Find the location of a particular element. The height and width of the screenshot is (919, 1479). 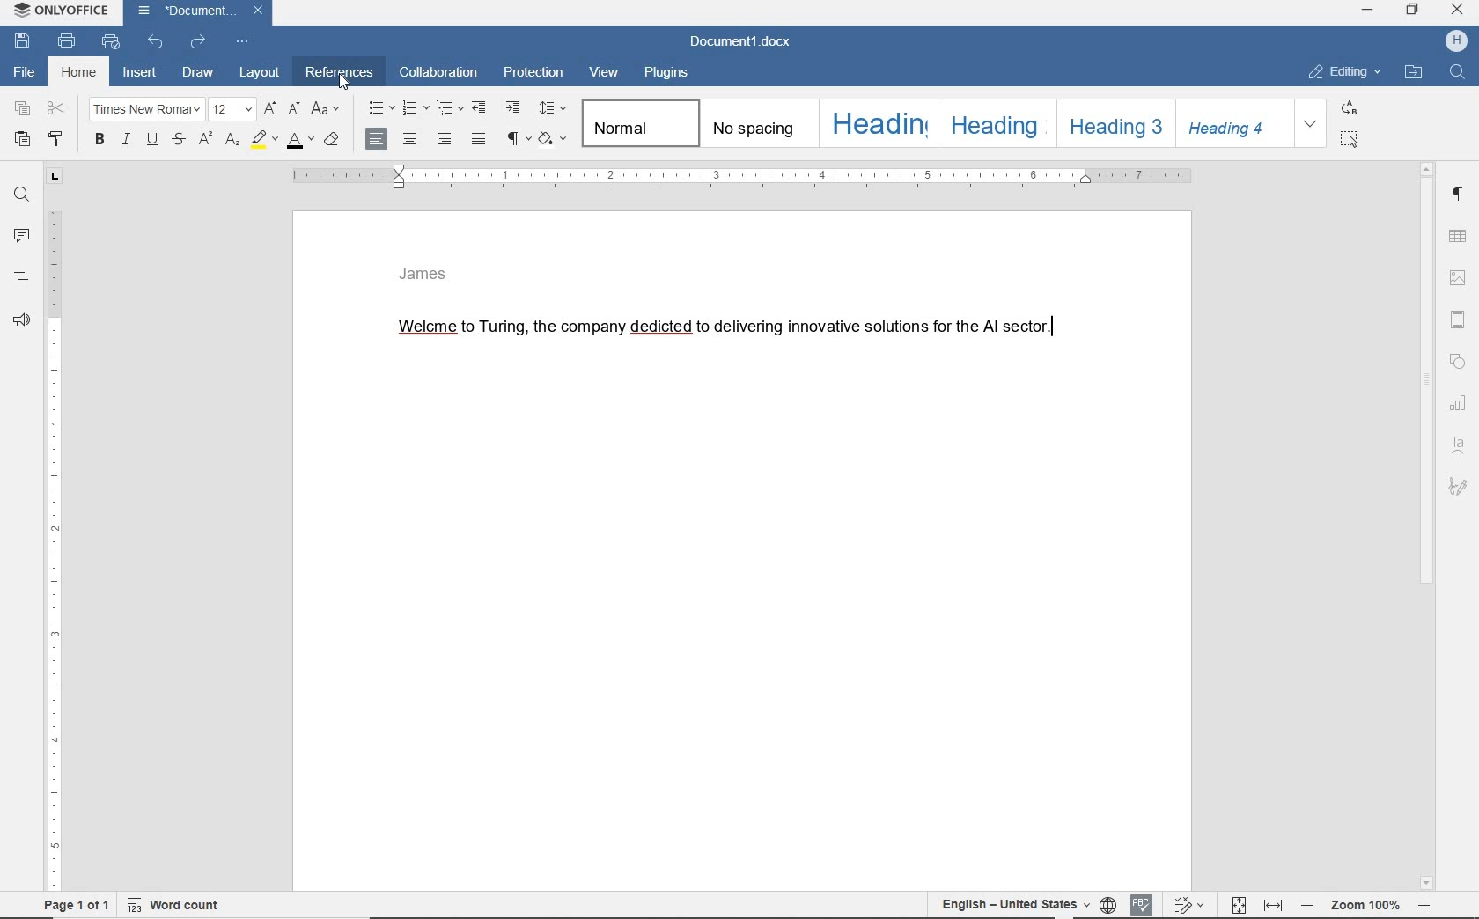

copy is located at coordinates (19, 108).